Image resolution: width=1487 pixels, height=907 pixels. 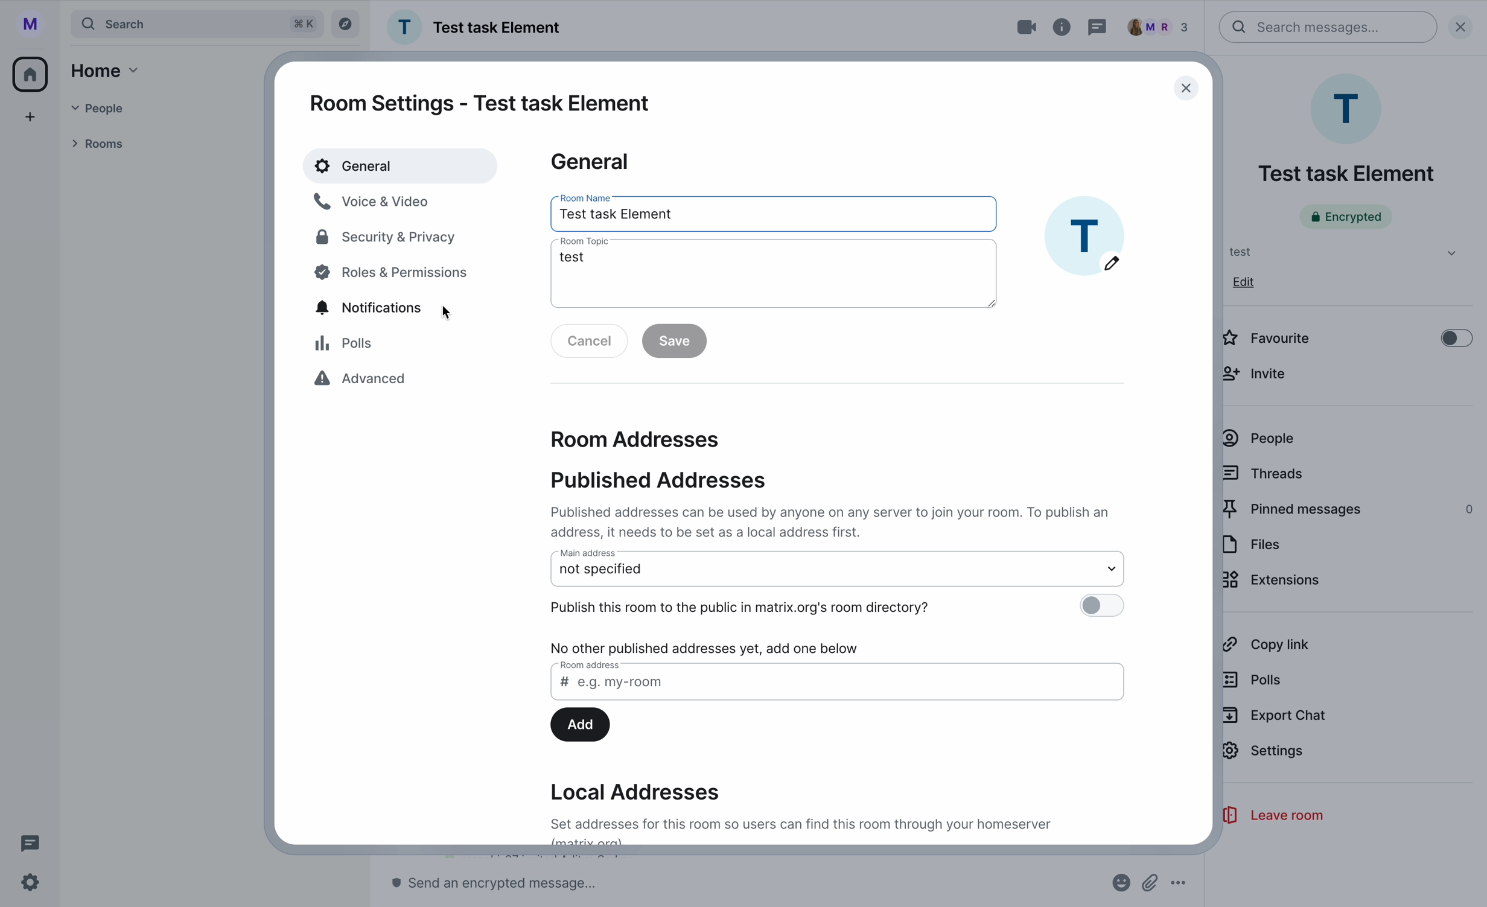 What do you see at coordinates (1098, 27) in the screenshot?
I see `threads` at bounding box center [1098, 27].